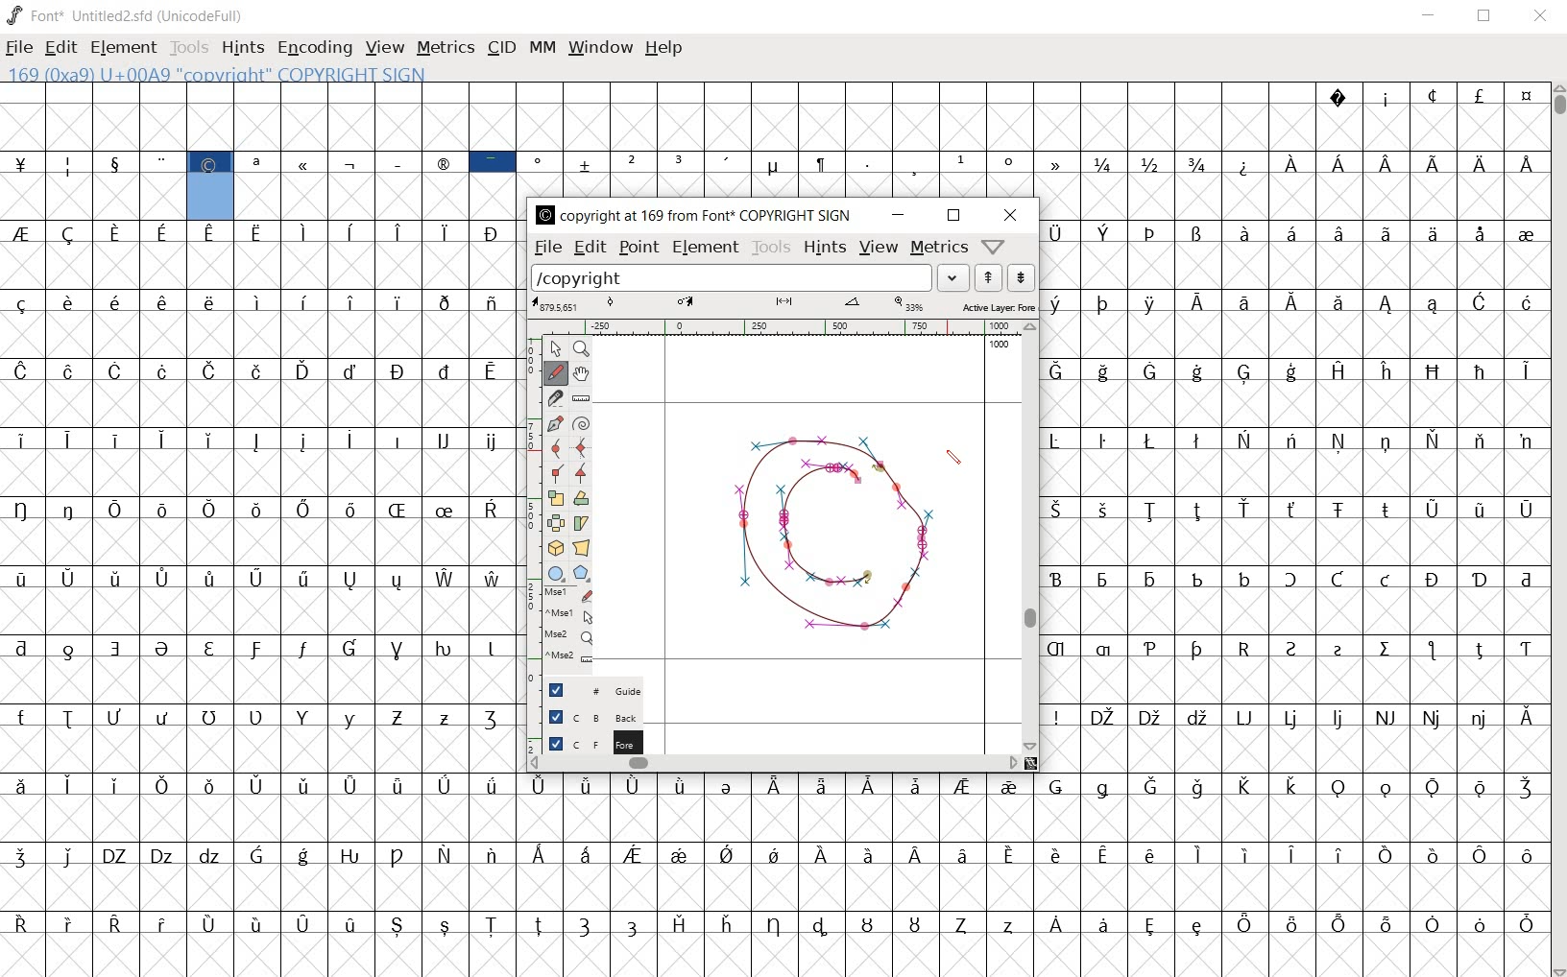 This screenshot has height=977, width=1567. I want to click on view, so click(880, 250).